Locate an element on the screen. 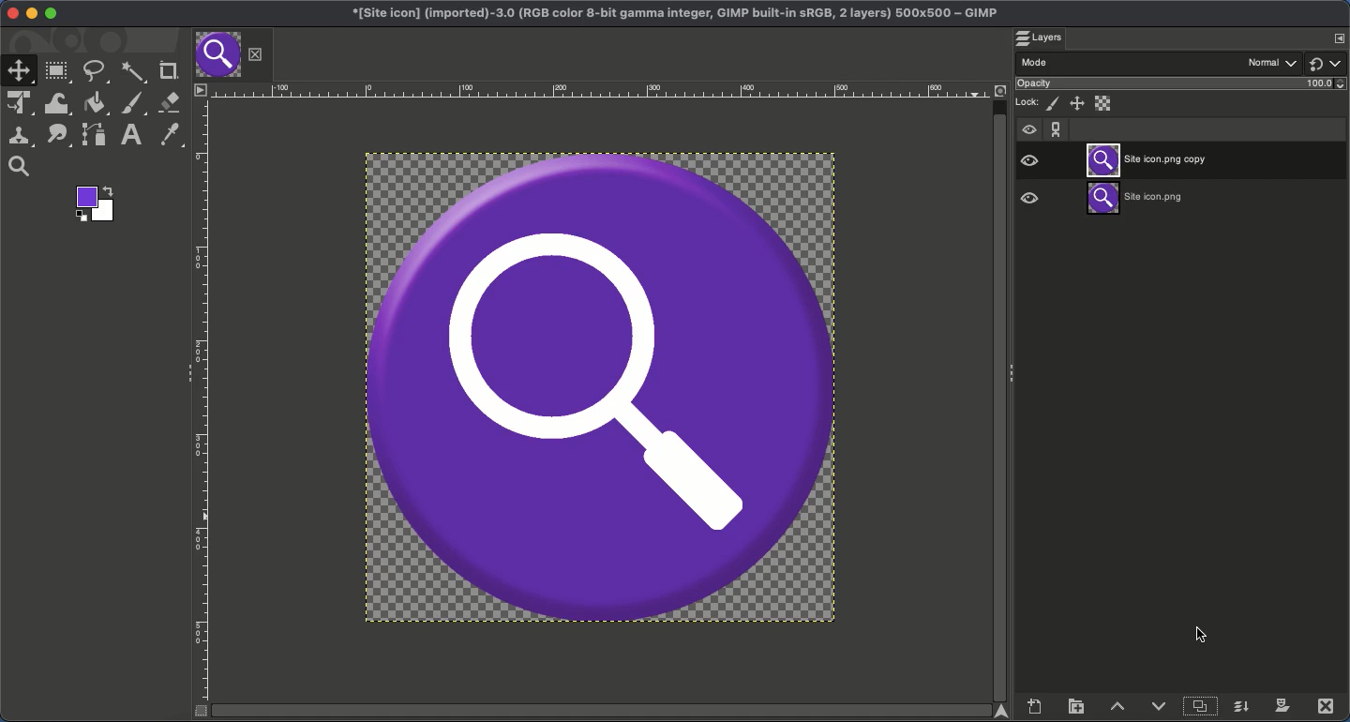 The height and width of the screenshot is (722, 1350). Normal is located at coordinates (1273, 61).